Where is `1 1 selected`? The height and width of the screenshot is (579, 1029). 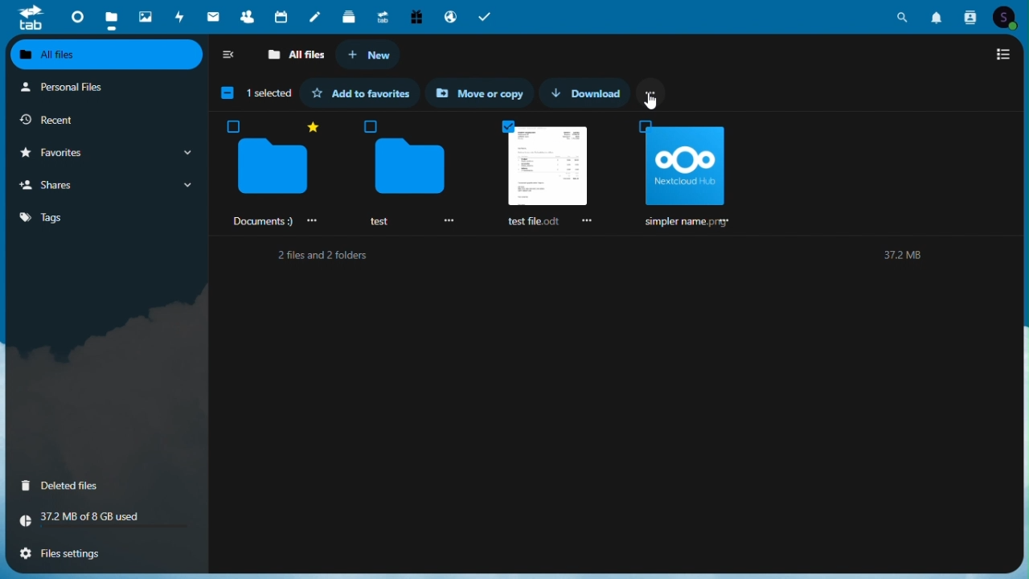
1 1 selected is located at coordinates (257, 96).